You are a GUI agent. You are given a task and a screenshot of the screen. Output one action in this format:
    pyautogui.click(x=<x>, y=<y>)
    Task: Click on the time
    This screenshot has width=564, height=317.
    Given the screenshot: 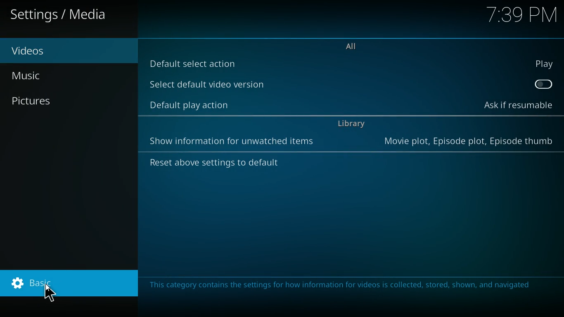 What is the action you would take?
    pyautogui.click(x=519, y=16)
    